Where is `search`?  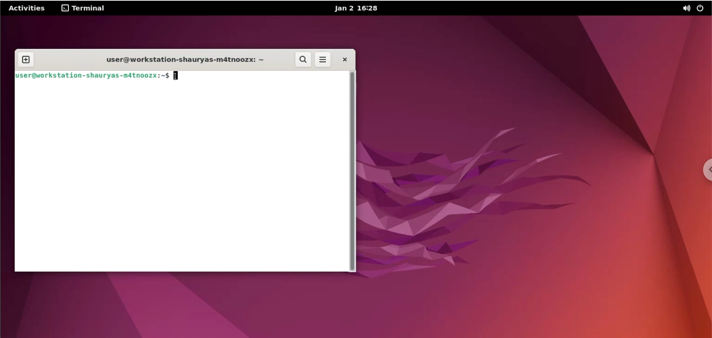 search is located at coordinates (303, 60).